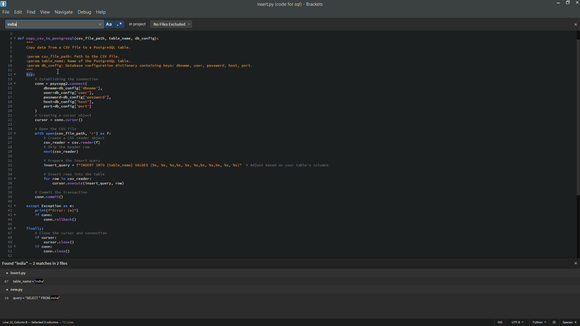 This screenshot has width=580, height=326. Describe the element at coordinates (102, 12) in the screenshot. I see `help menu` at that location.